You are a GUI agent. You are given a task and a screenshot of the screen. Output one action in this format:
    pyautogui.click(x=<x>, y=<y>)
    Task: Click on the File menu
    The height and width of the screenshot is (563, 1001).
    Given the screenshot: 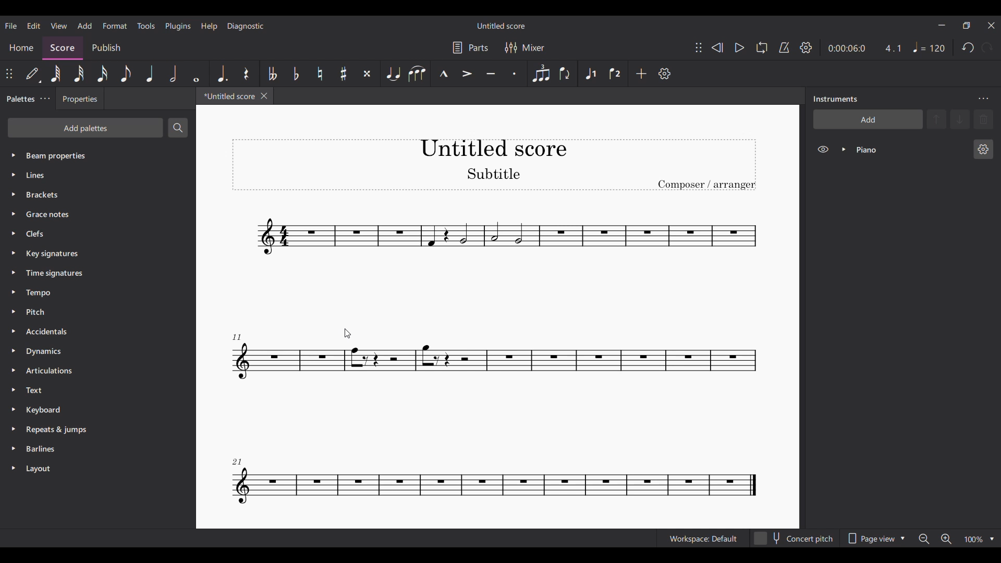 What is the action you would take?
    pyautogui.click(x=10, y=26)
    